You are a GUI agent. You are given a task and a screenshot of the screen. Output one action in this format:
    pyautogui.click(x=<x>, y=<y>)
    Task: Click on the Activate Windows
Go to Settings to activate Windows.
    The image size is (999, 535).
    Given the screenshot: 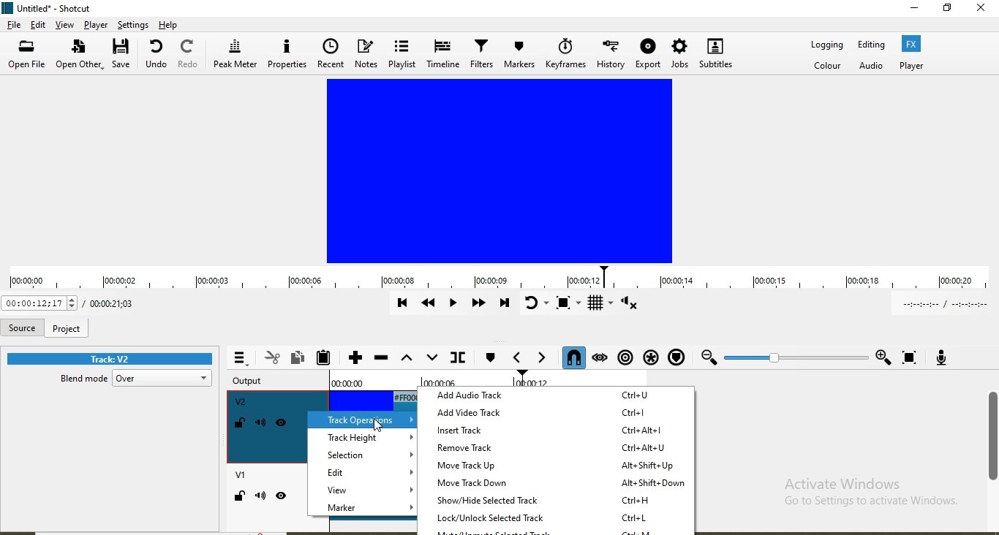 What is the action you would take?
    pyautogui.click(x=867, y=491)
    